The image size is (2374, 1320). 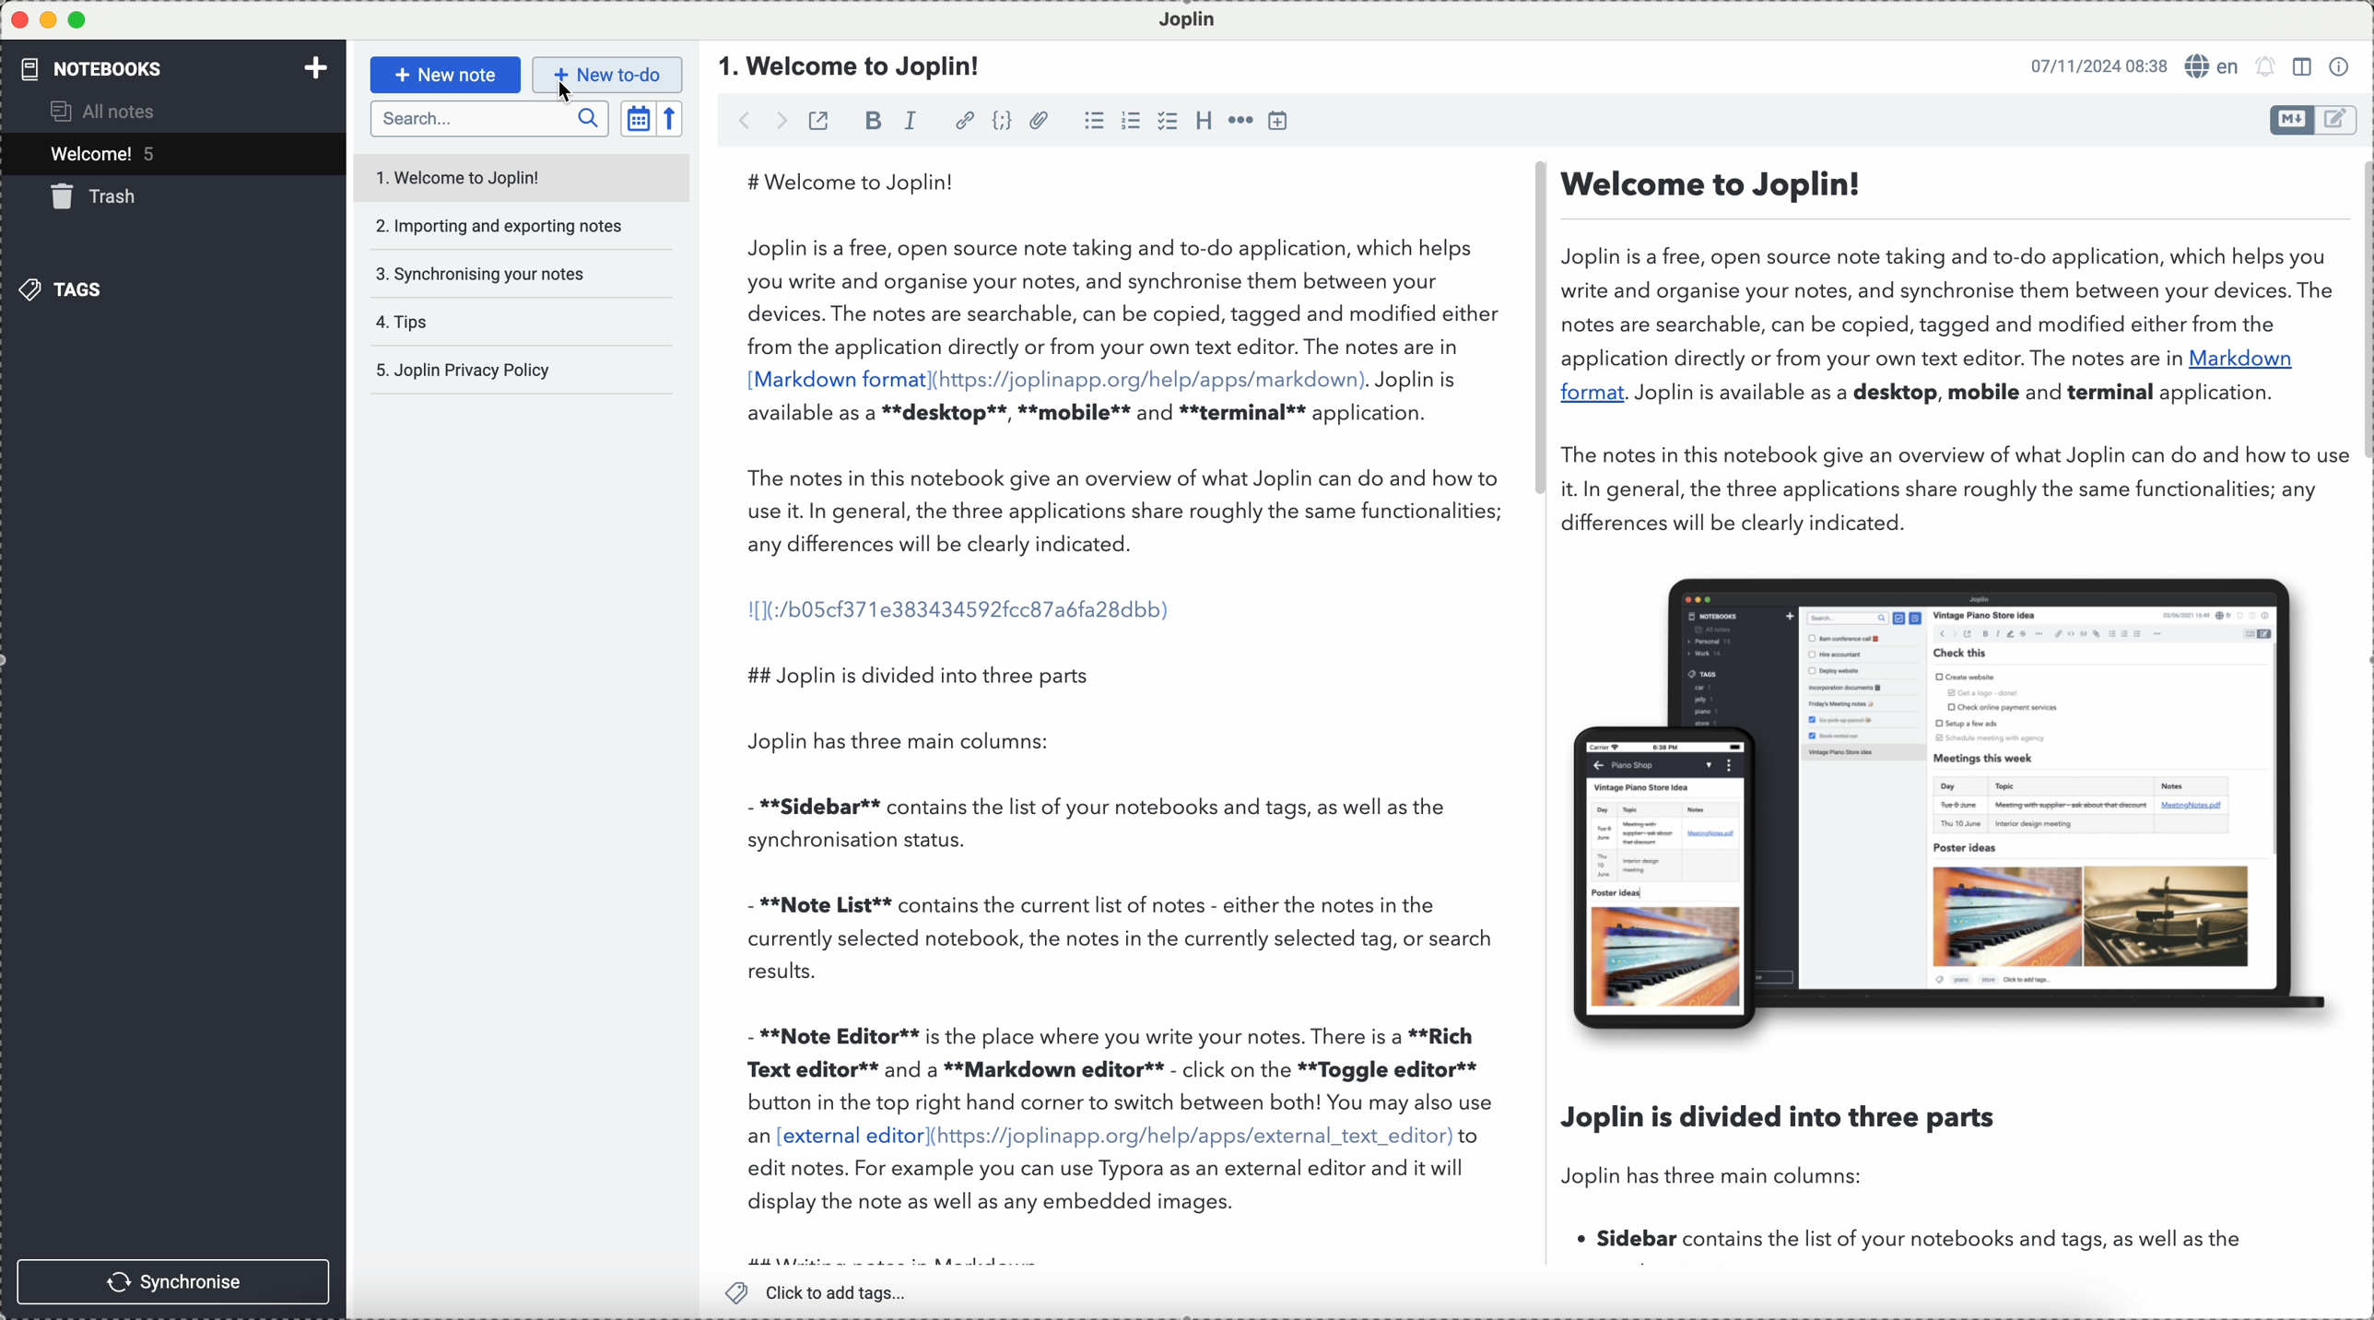 What do you see at coordinates (2214, 65) in the screenshot?
I see `language` at bounding box center [2214, 65].